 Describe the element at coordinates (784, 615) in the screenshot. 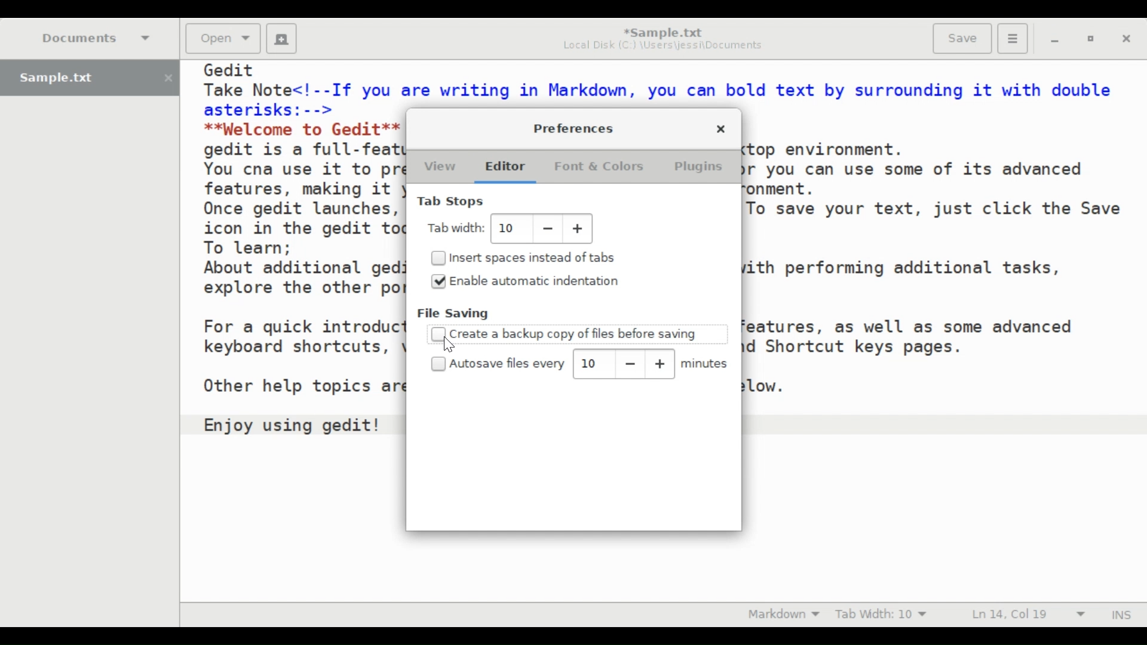

I see `Highlight Mode: Markdown` at that location.